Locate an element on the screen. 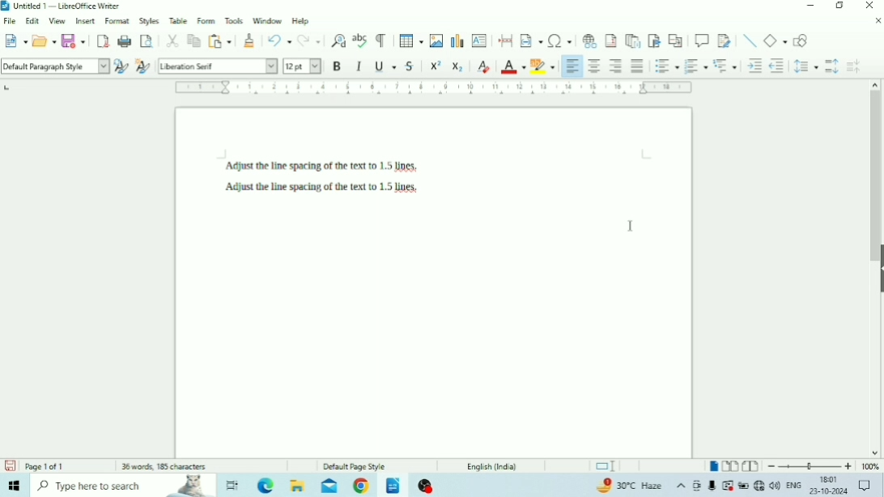 The image size is (884, 497). Basic Shapes is located at coordinates (775, 40).